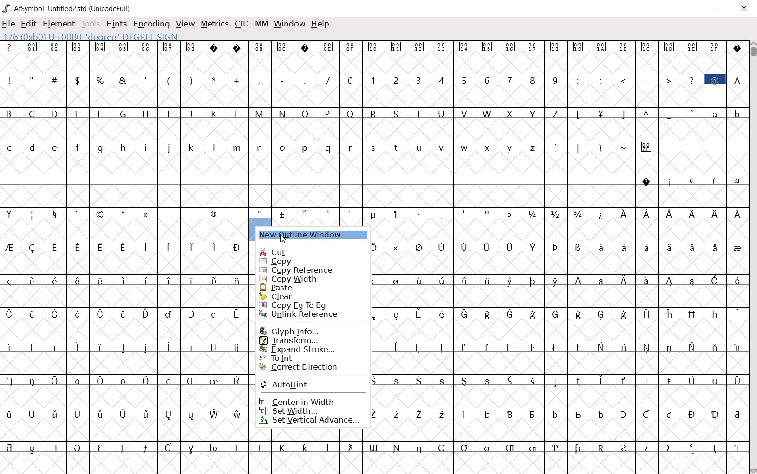  What do you see at coordinates (93, 37) in the screenshot?
I see `176 (0xb0) U+00B00 "degree" Degree Sign` at bounding box center [93, 37].